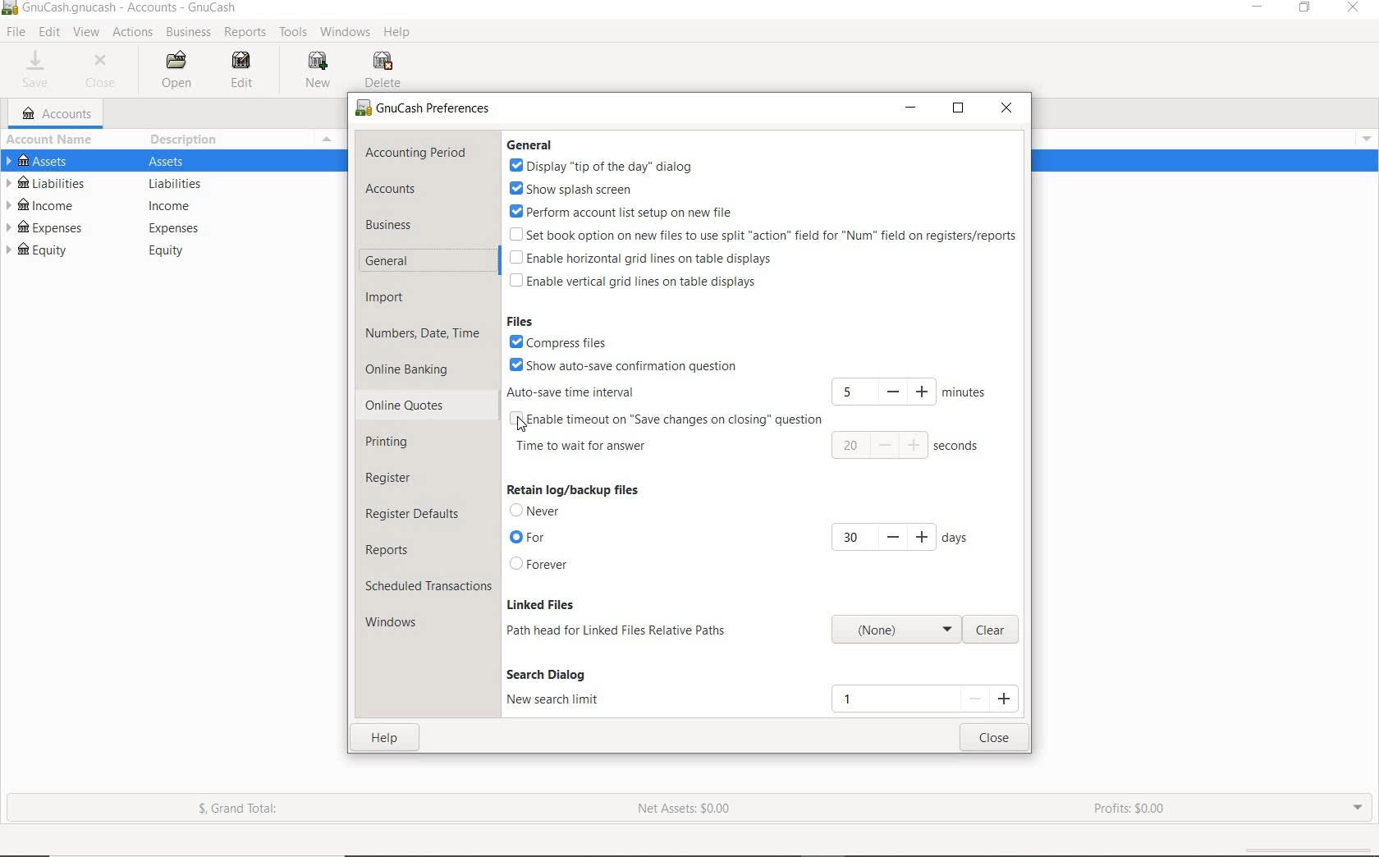 This screenshot has width=1379, height=857. I want to click on MINIMIZE, so click(1259, 11).